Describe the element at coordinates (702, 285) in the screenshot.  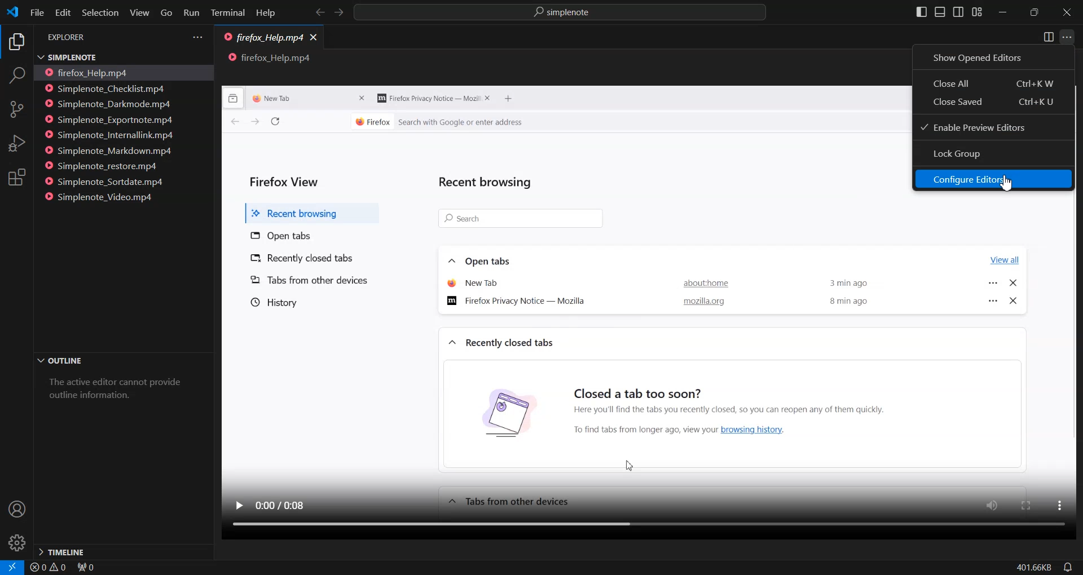
I see `about:home` at that location.